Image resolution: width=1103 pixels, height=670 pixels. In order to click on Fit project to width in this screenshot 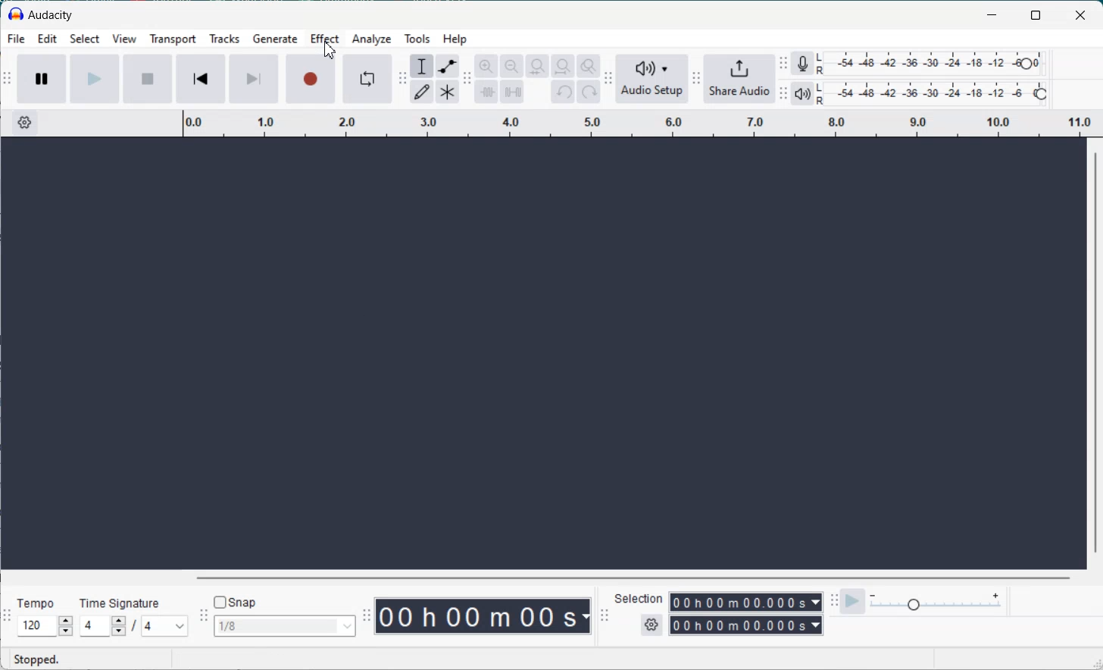, I will do `click(564, 66)`.